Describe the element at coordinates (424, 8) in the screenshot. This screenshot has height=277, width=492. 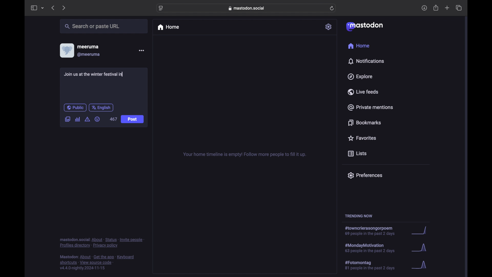
I see `download` at that location.